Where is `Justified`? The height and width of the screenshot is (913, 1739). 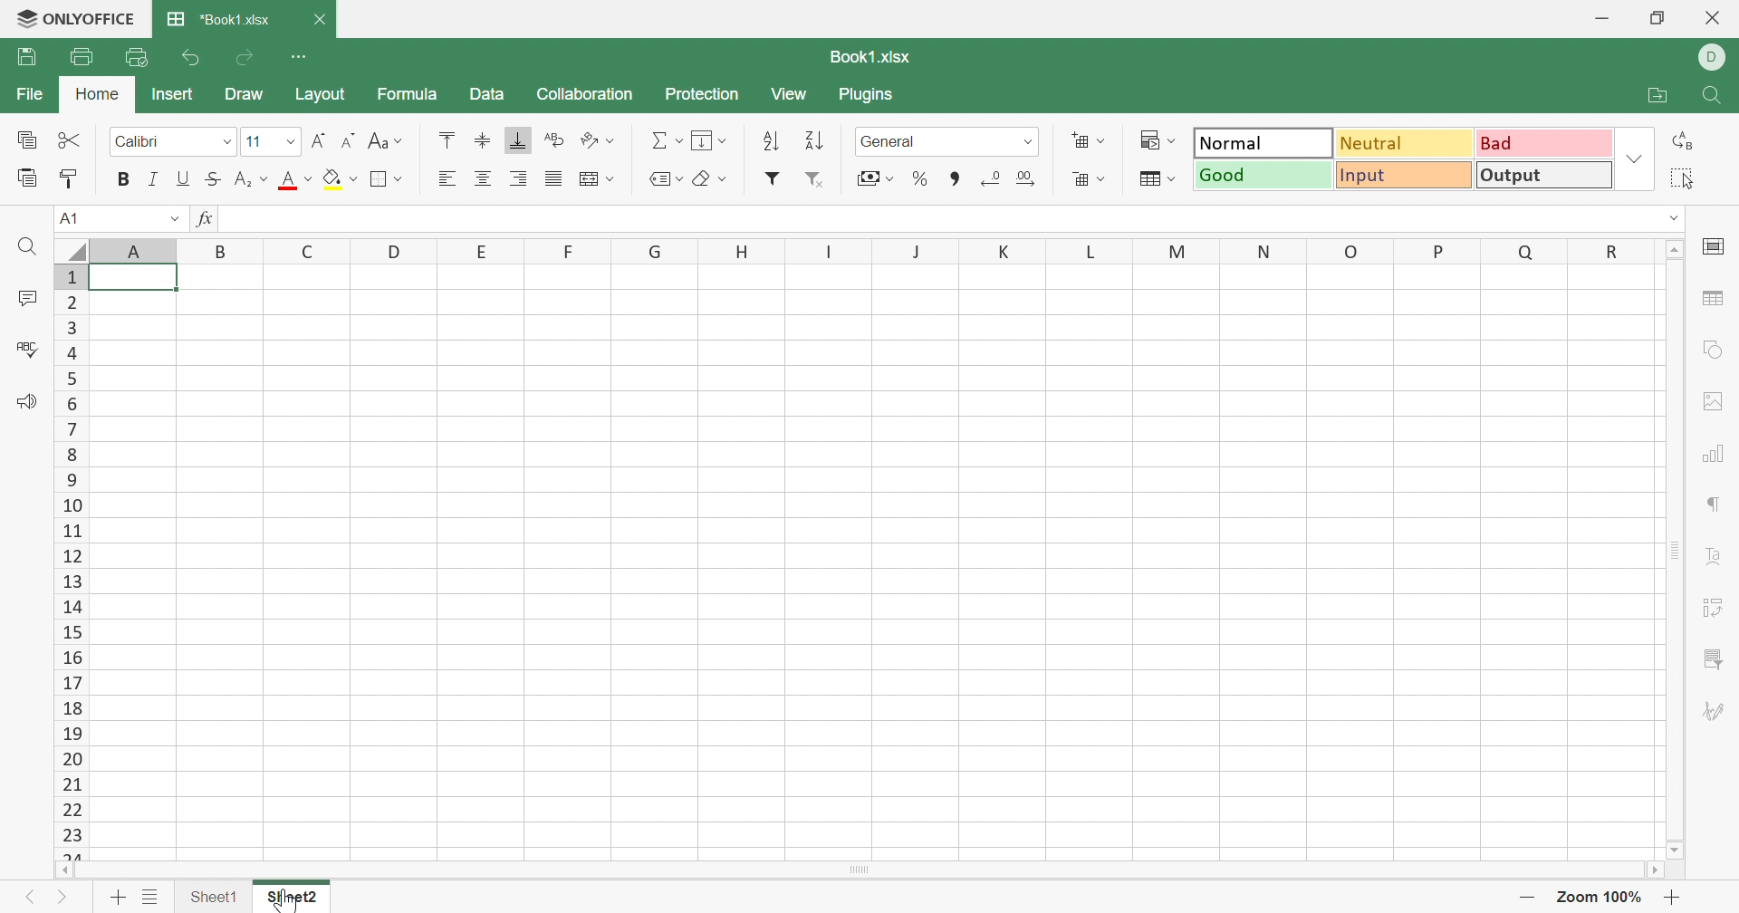
Justified is located at coordinates (552, 180).